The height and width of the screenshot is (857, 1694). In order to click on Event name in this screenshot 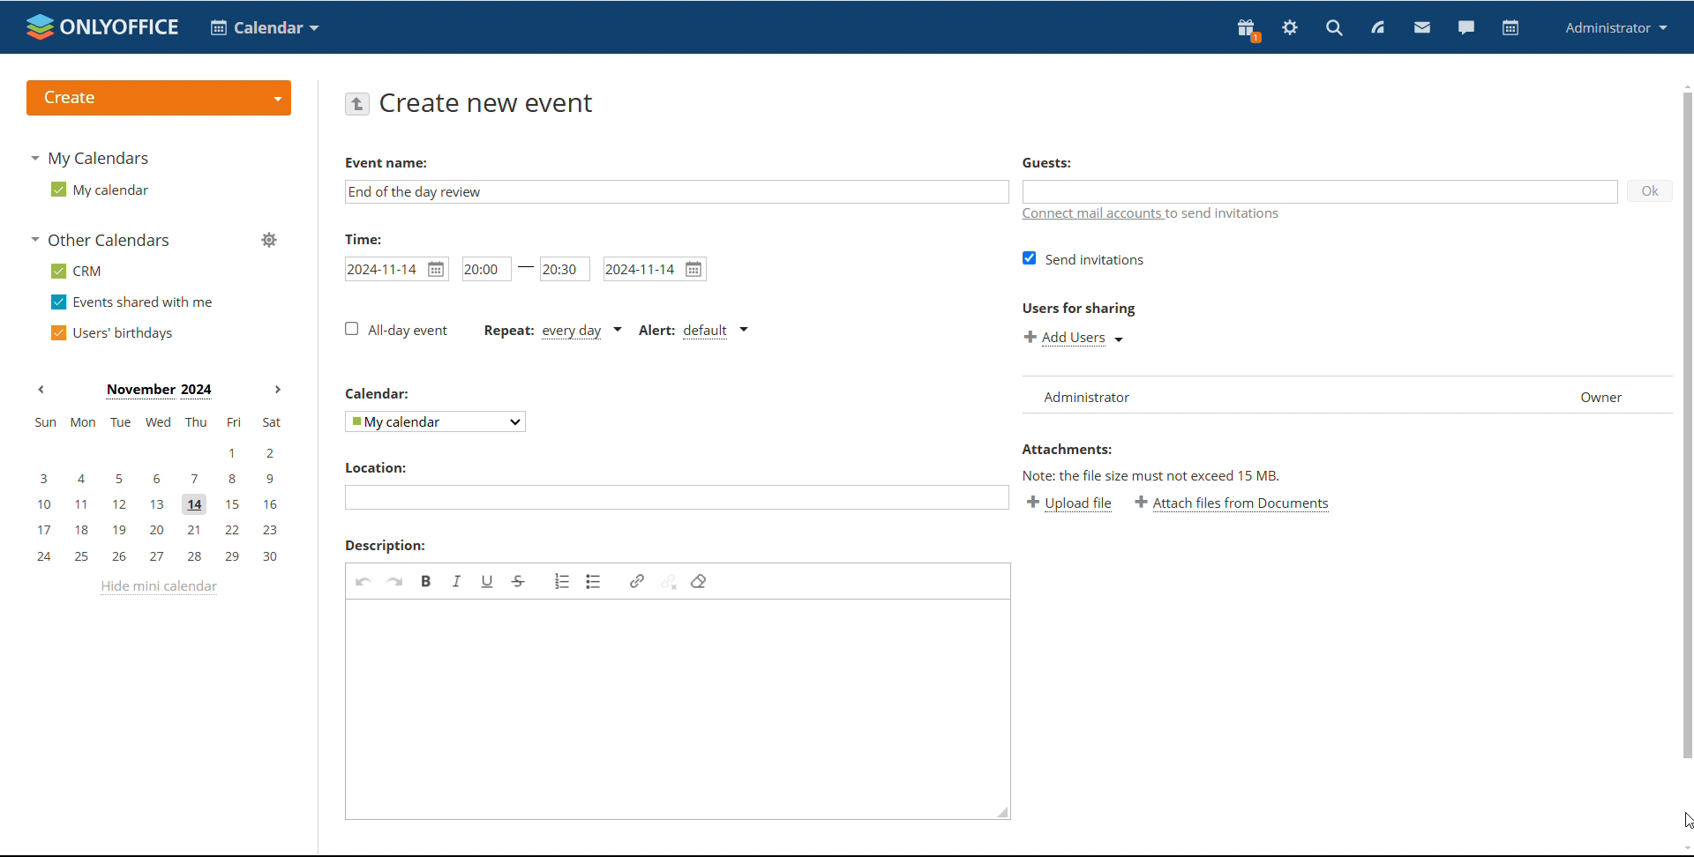, I will do `click(386, 163)`.